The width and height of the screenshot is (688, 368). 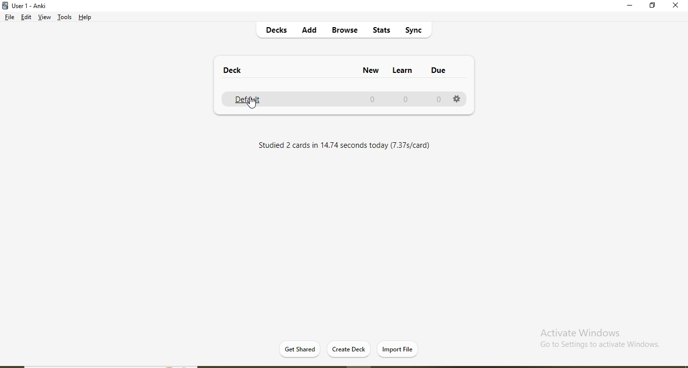 What do you see at coordinates (27, 18) in the screenshot?
I see `edit` at bounding box center [27, 18].